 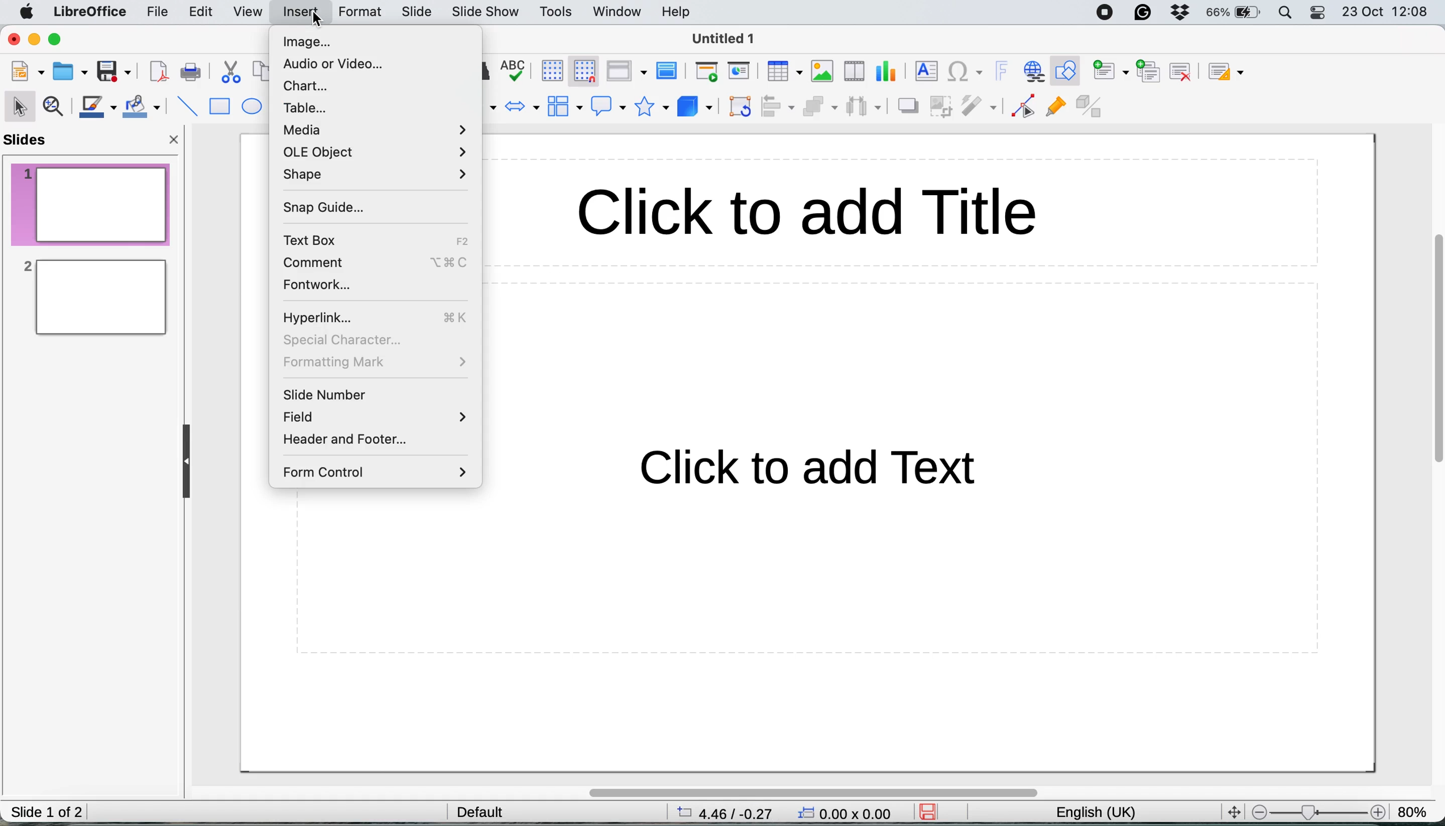 What do you see at coordinates (694, 107) in the screenshot?
I see `3d objects` at bounding box center [694, 107].